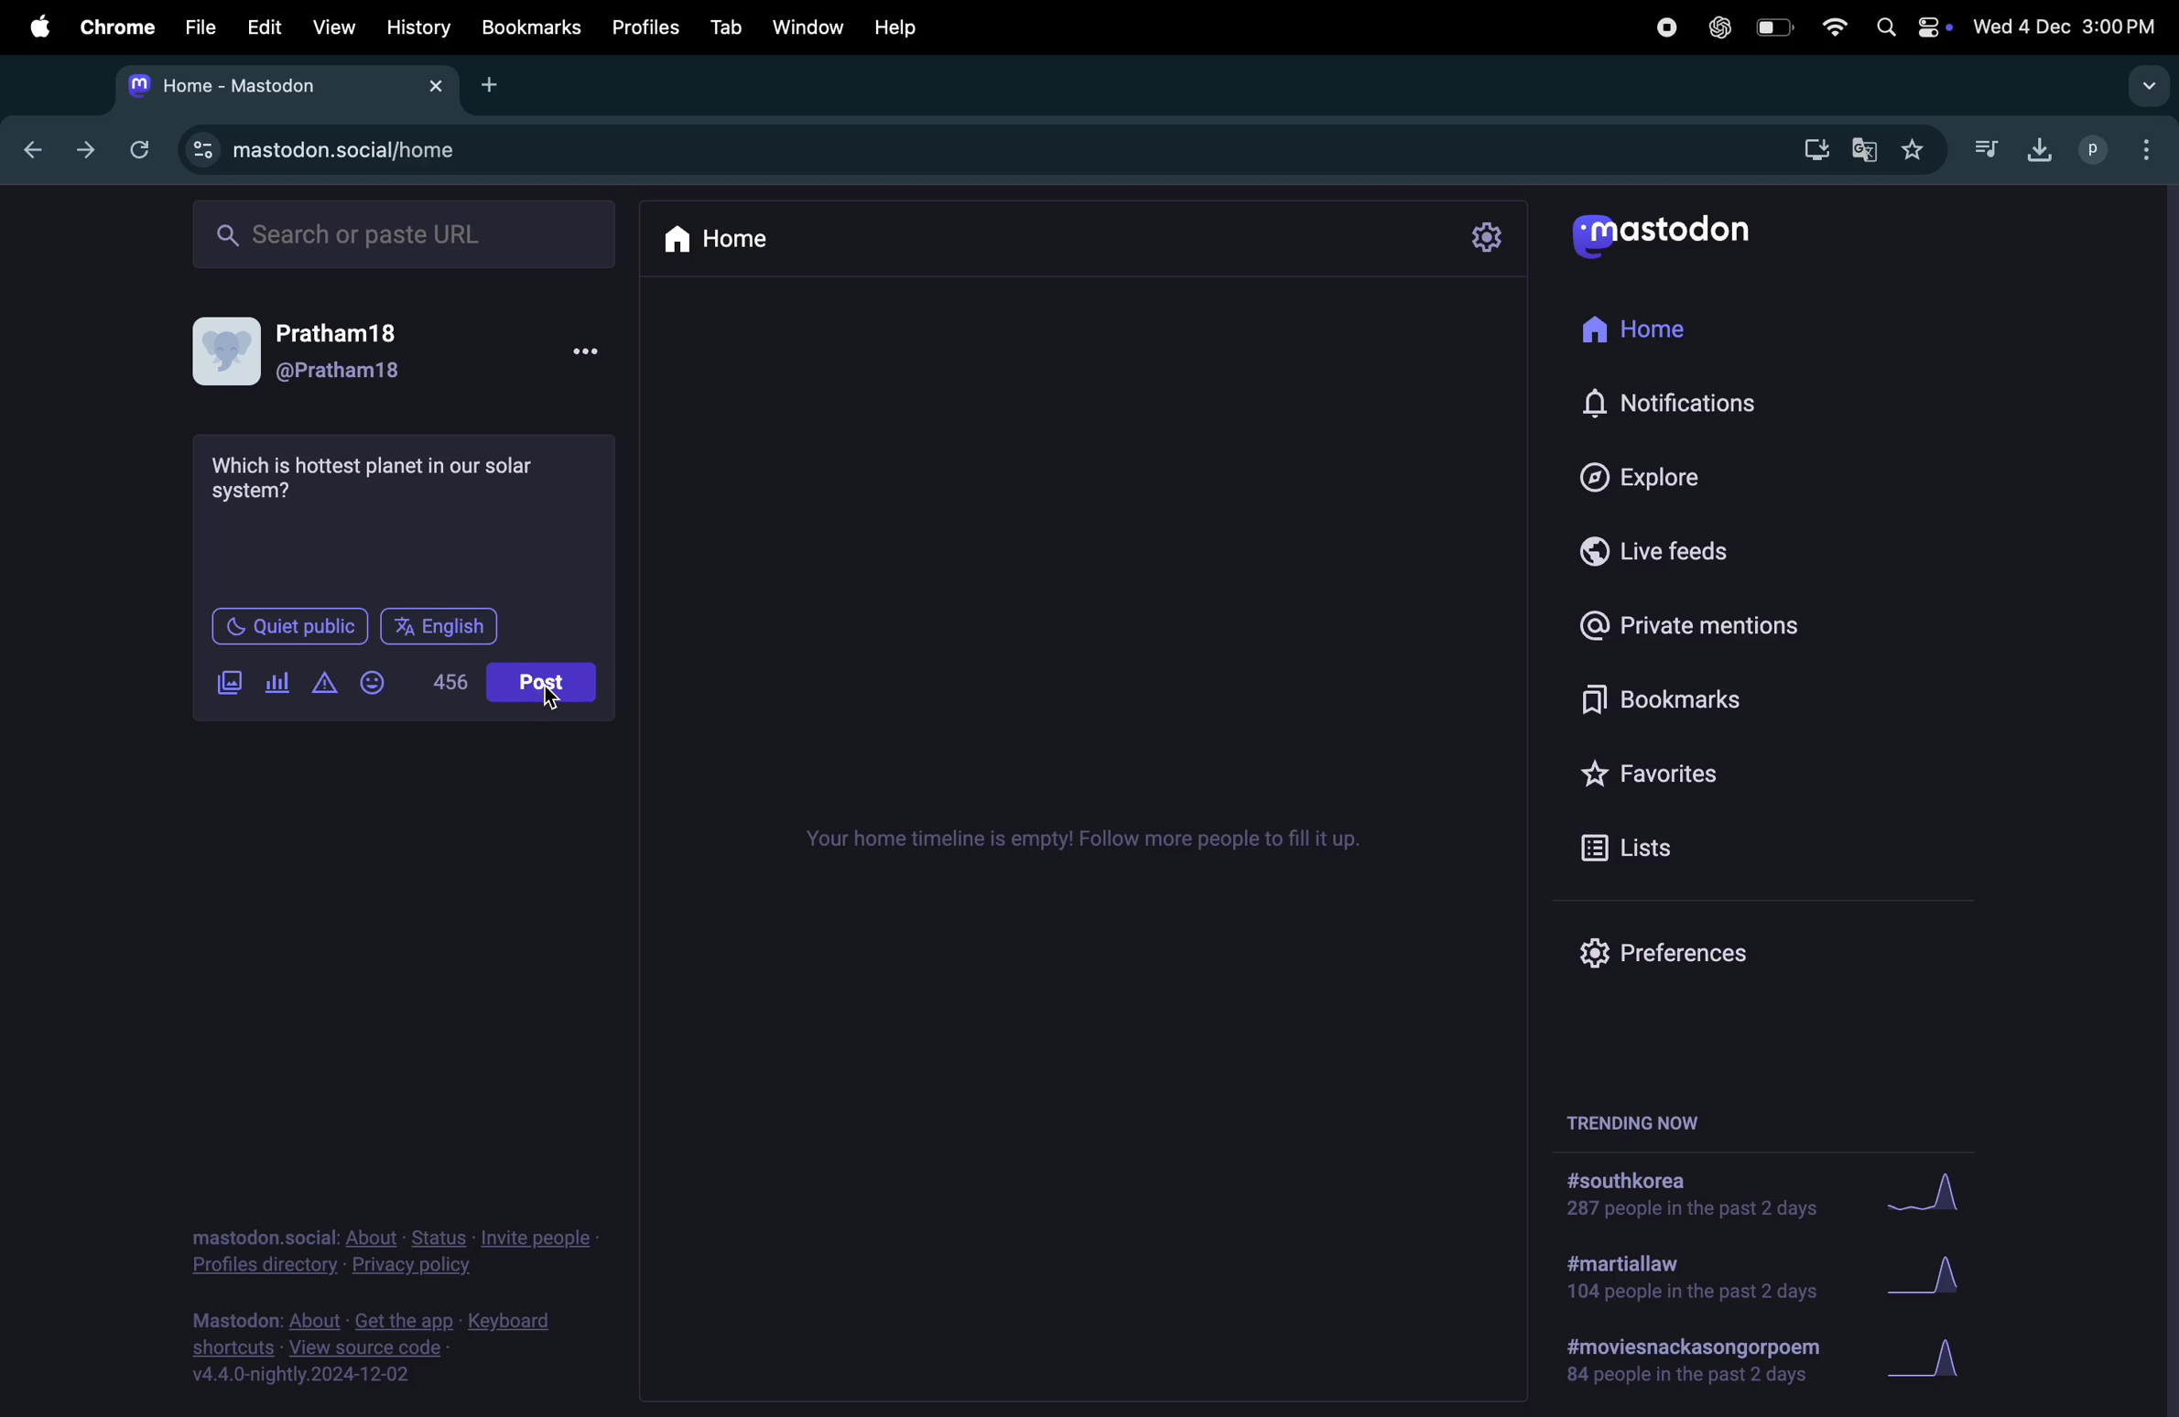  Describe the element at coordinates (194, 27) in the screenshot. I see `filw` at that location.